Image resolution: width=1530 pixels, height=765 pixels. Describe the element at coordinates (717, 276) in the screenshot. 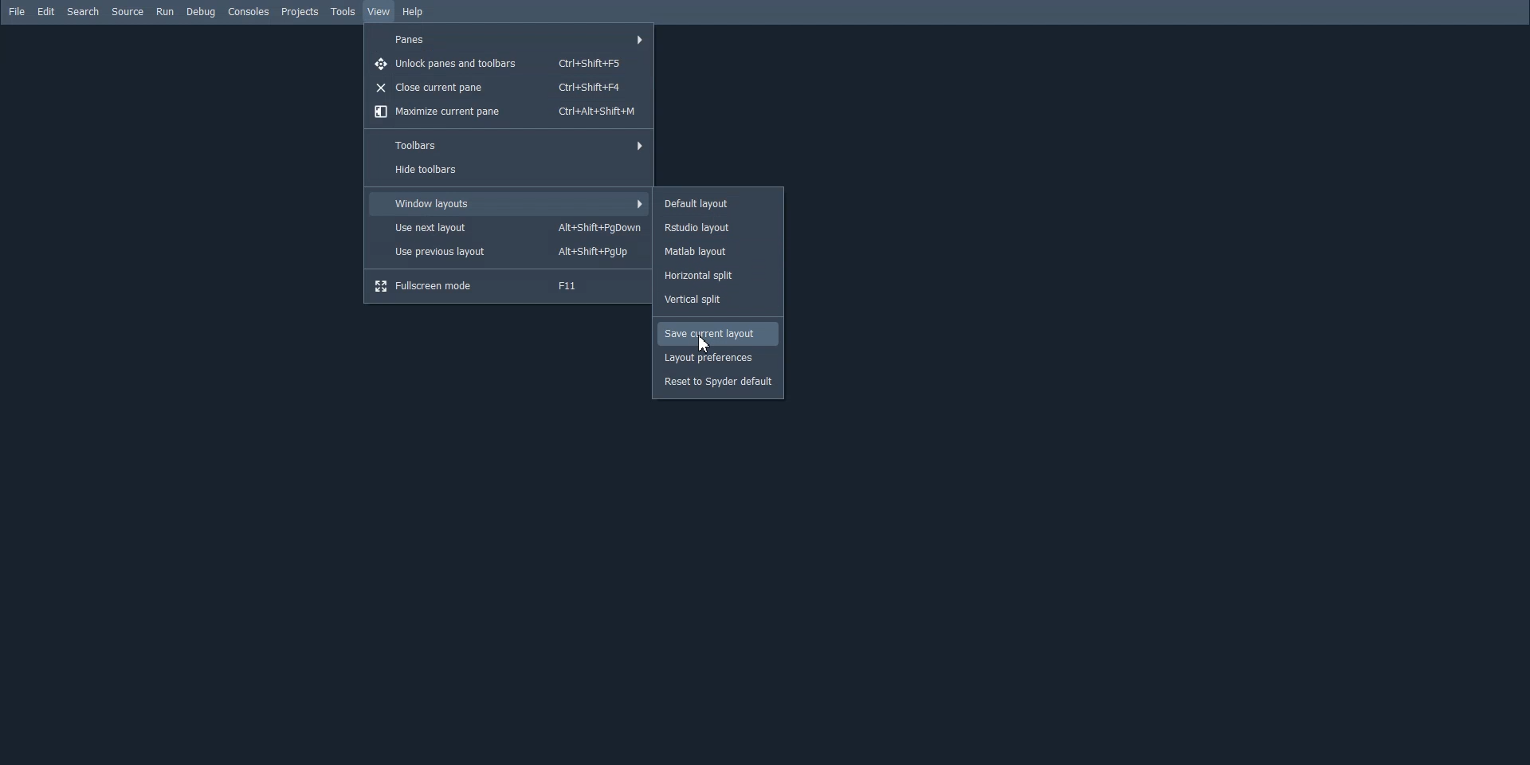

I see `Horizontal split` at that location.